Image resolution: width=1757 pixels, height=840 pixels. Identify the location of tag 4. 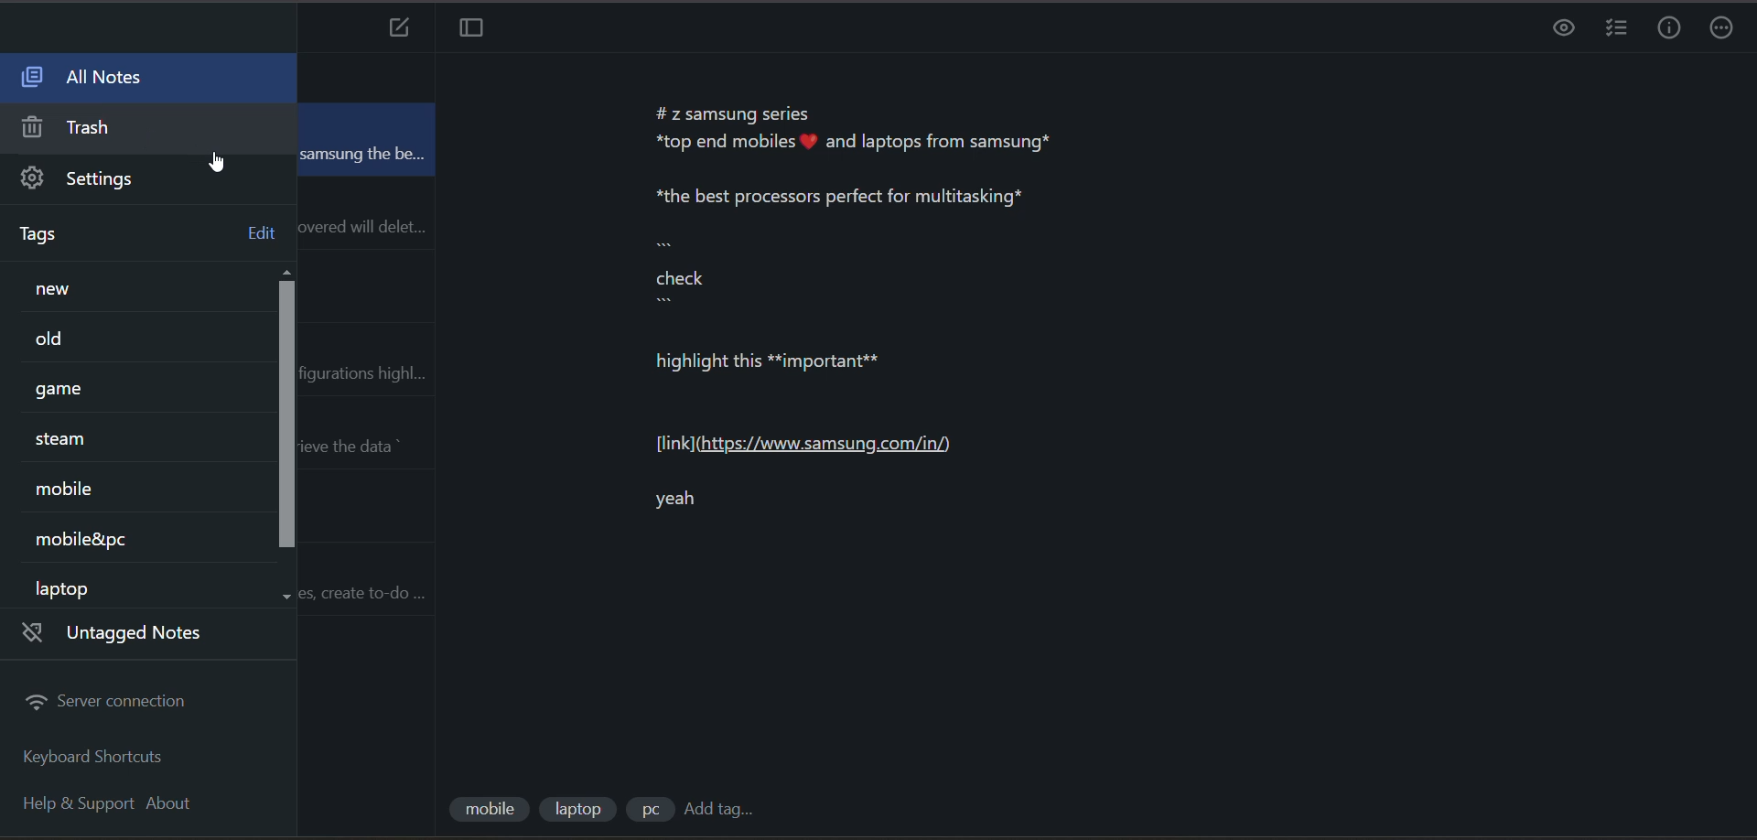
(72, 446).